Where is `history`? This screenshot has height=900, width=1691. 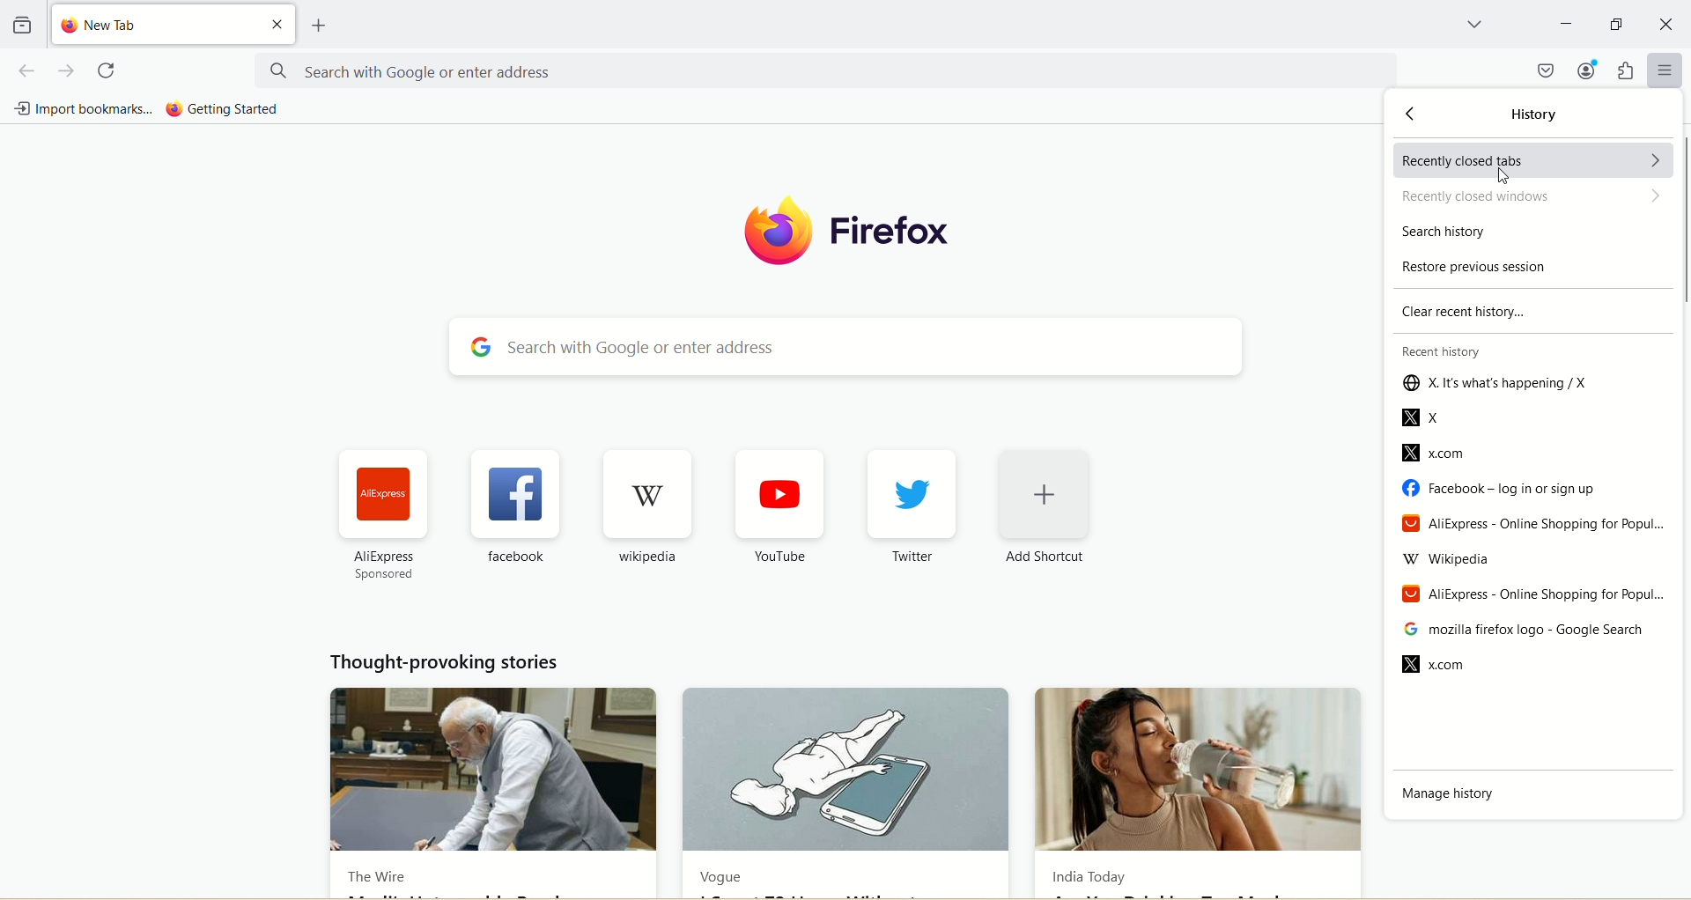
history is located at coordinates (1553, 116).